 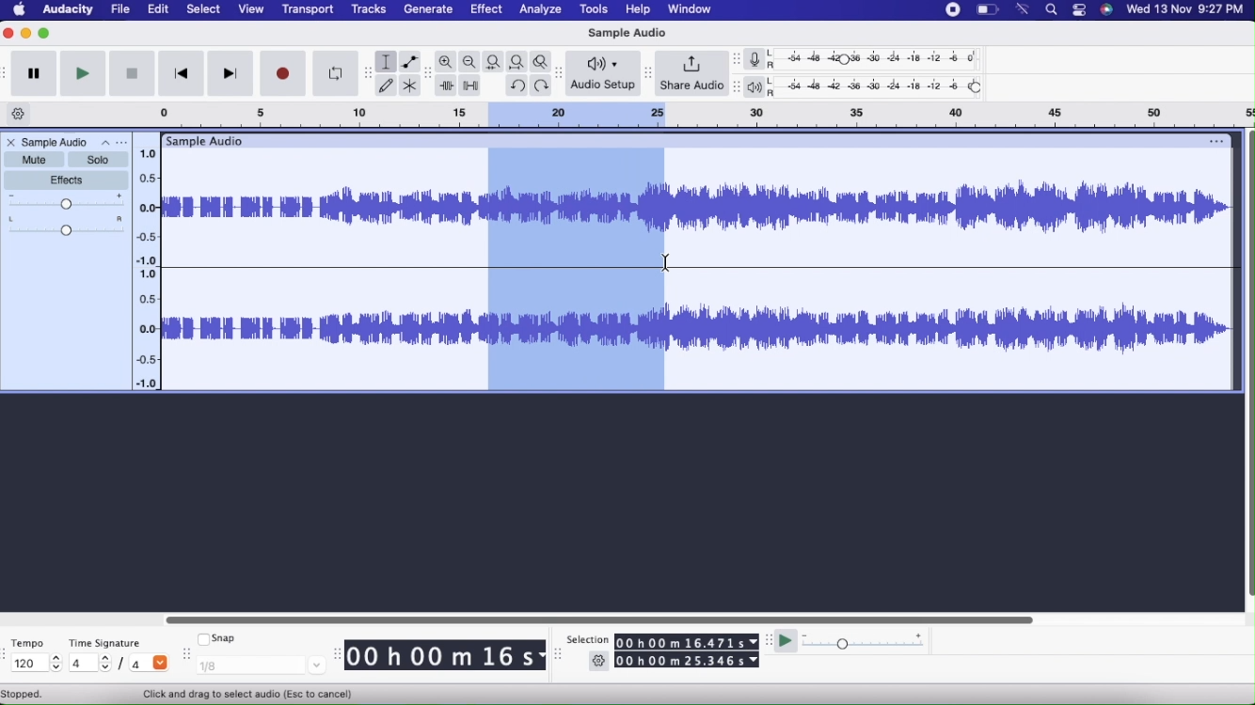 What do you see at coordinates (132, 75) in the screenshot?
I see `Stop` at bounding box center [132, 75].